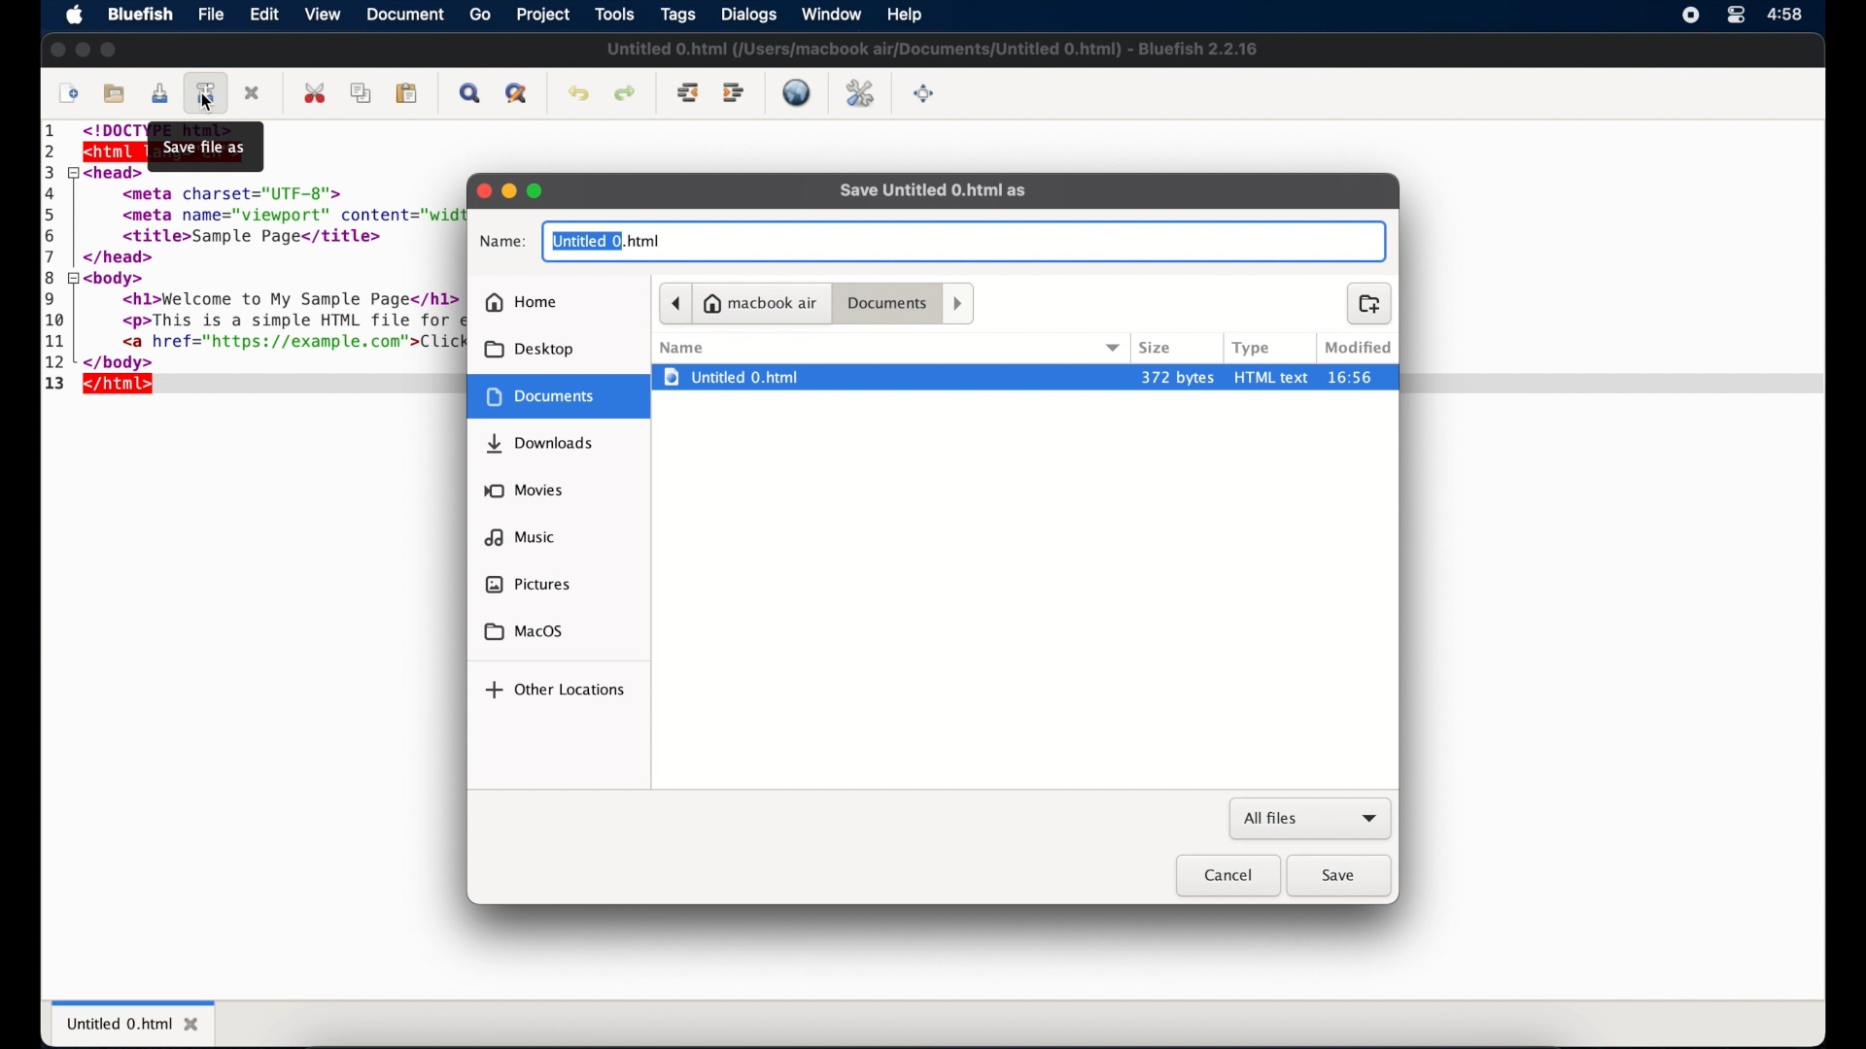 This screenshot has height=1049, width=1866. What do you see at coordinates (121, 386) in the screenshot?
I see `</html>` at bounding box center [121, 386].